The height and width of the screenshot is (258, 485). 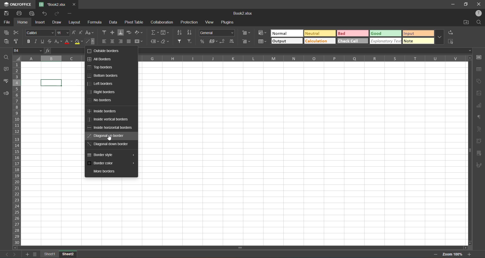 What do you see at coordinates (89, 41) in the screenshot?
I see `borders` at bounding box center [89, 41].